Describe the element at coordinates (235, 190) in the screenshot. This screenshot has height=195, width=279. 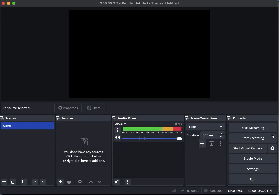
I see `CPU` at that location.